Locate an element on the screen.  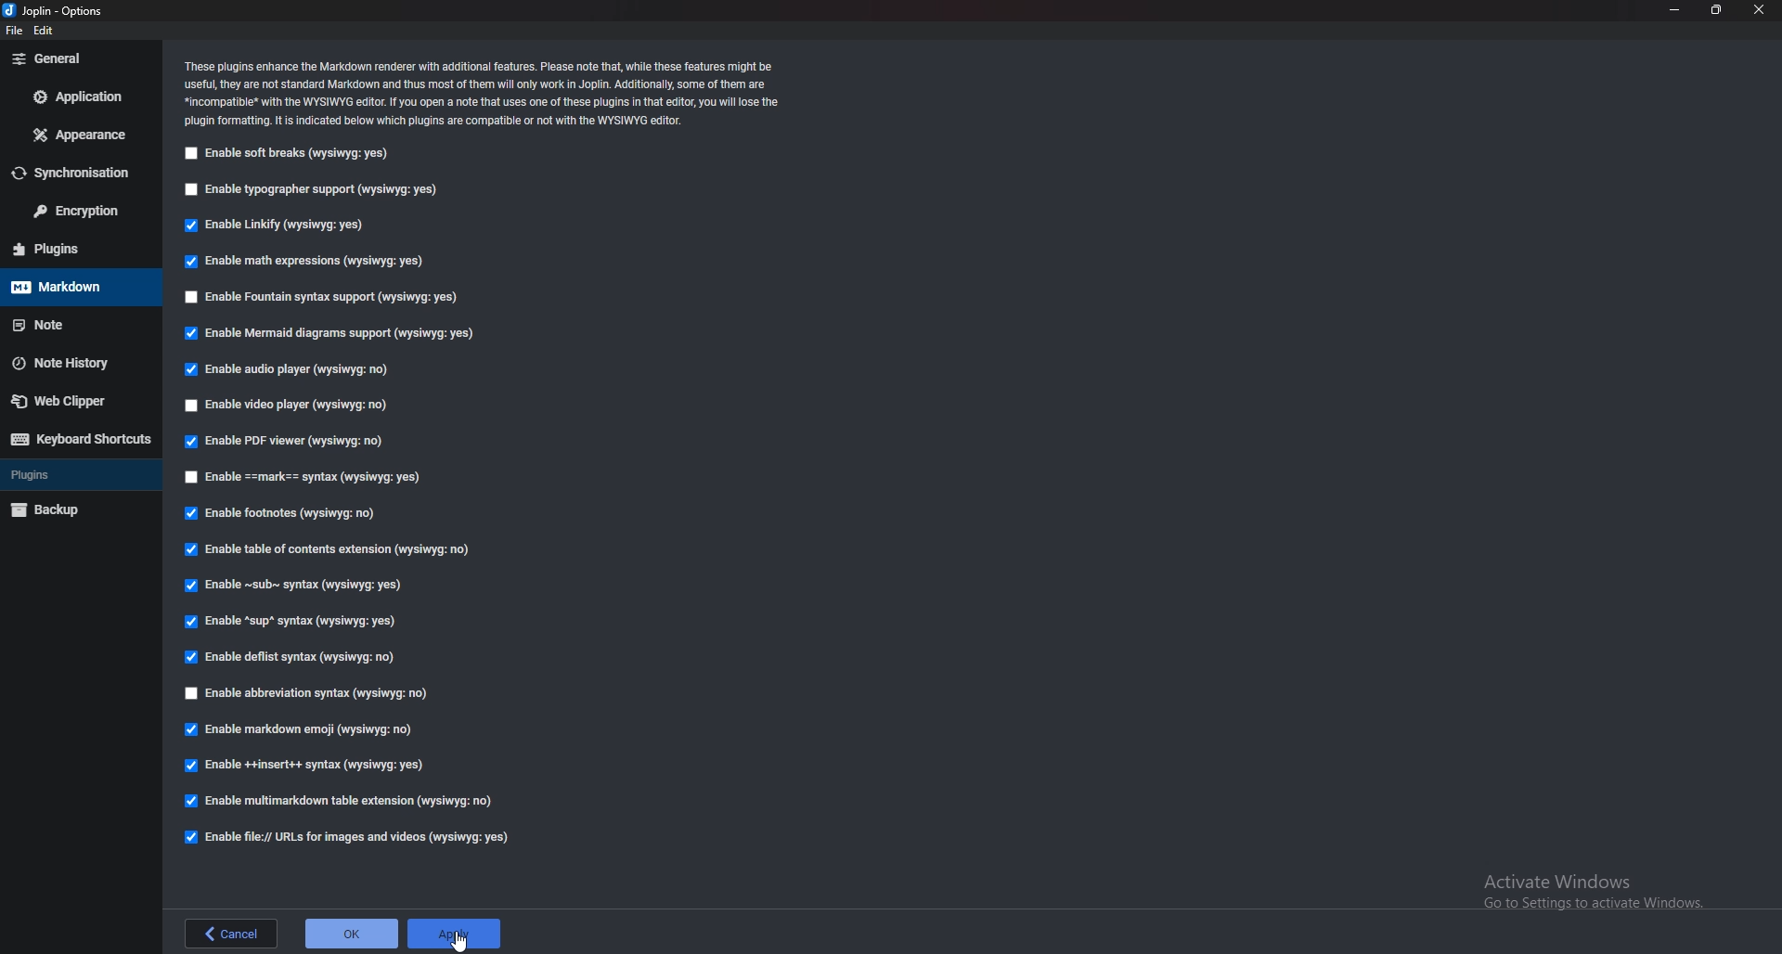
enable deflist syntax is located at coordinates (292, 658).